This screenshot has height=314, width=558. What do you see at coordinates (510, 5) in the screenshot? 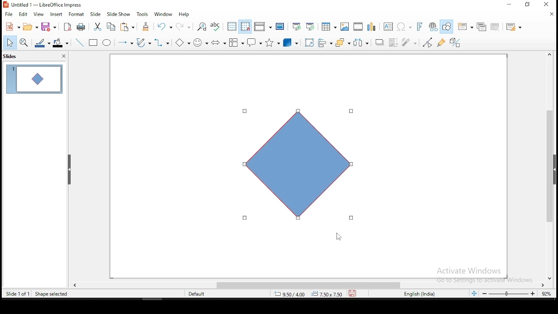
I see `minimize` at bounding box center [510, 5].